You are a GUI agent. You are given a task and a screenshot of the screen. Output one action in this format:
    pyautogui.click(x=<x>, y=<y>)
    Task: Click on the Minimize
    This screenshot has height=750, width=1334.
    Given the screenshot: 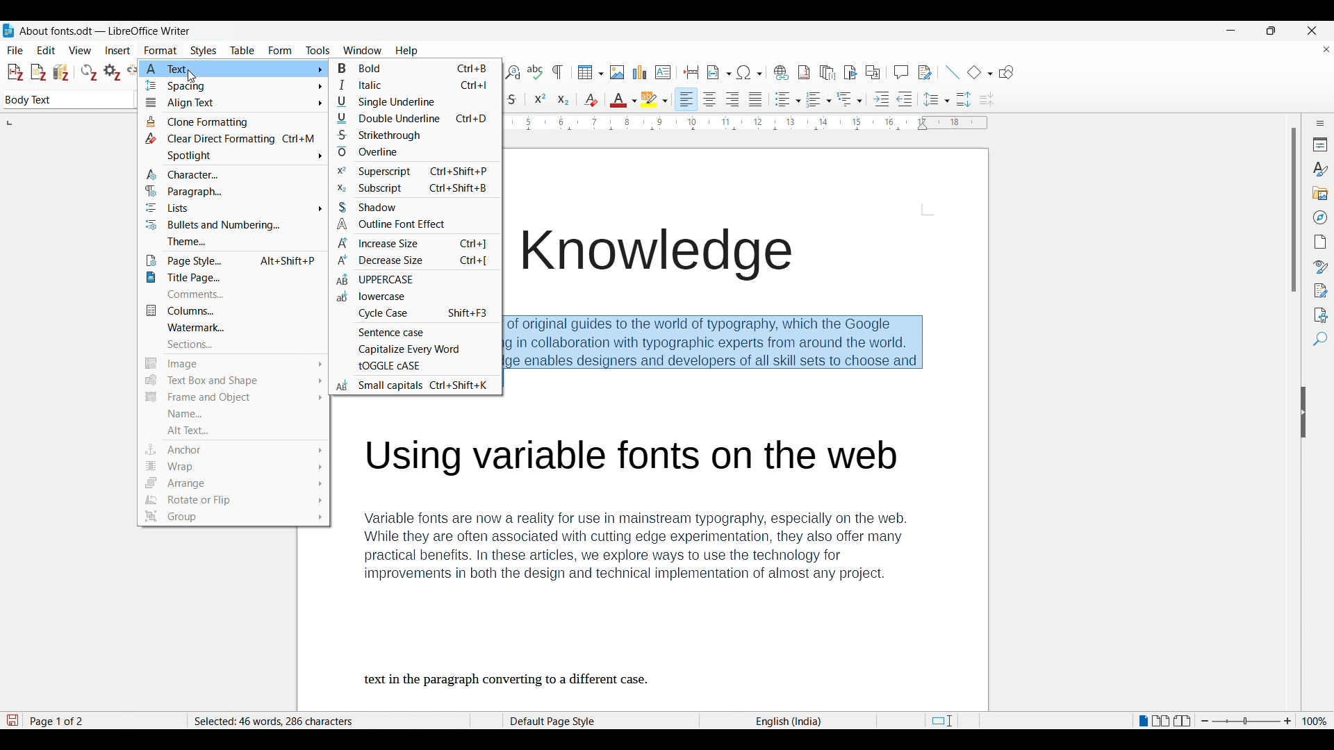 What is the action you would take?
    pyautogui.click(x=1231, y=31)
    